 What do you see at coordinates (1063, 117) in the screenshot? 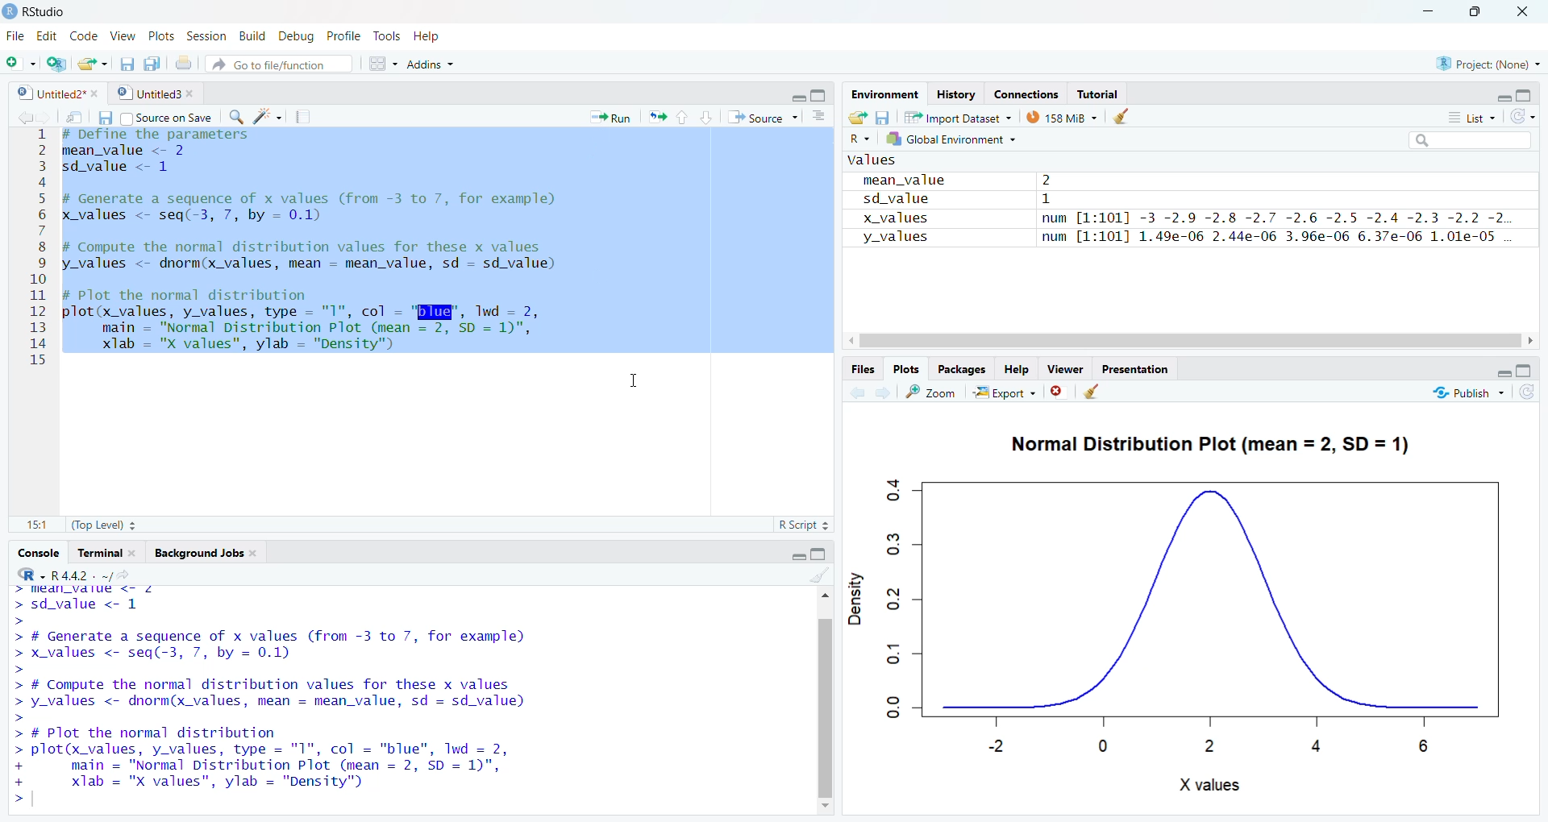
I see `» 158 MiB ` at bounding box center [1063, 117].